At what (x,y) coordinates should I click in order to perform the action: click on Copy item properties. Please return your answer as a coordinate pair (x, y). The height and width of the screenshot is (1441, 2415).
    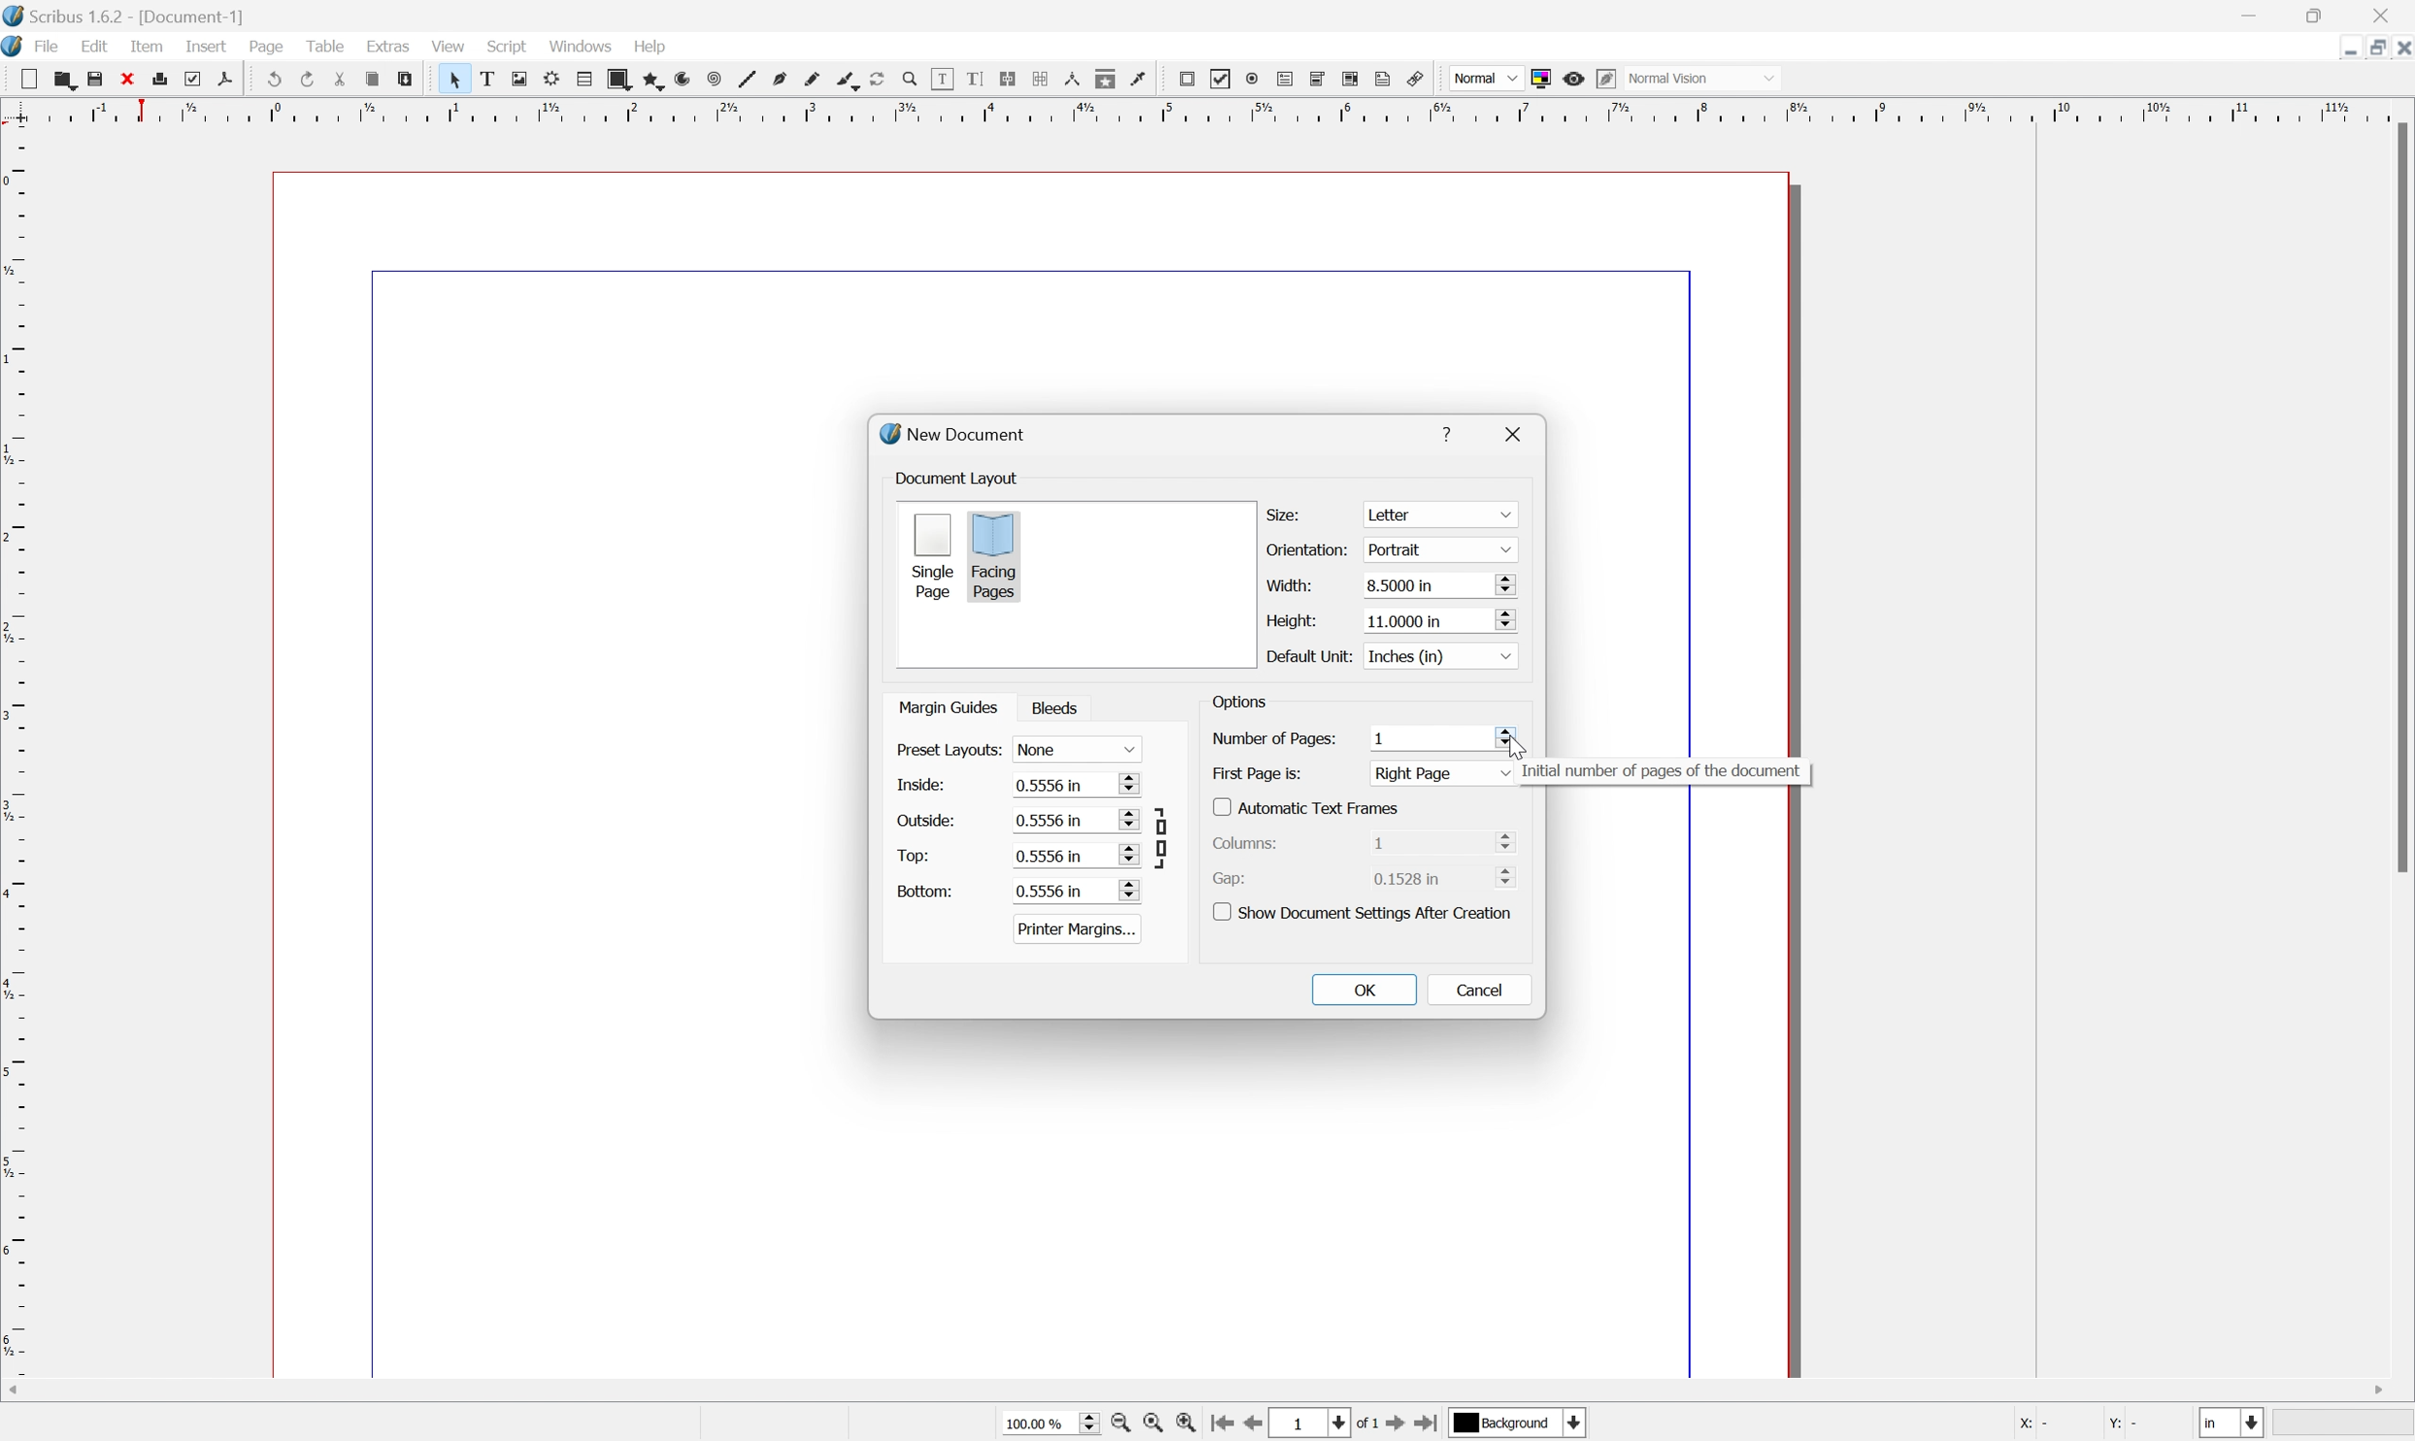
    Looking at the image, I should click on (1107, 79).